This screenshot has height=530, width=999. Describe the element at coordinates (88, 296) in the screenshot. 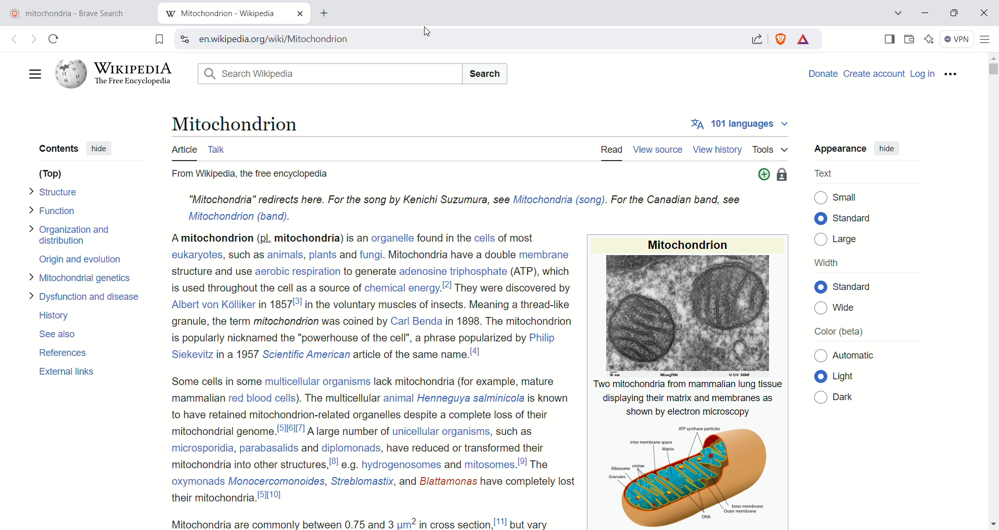

I see `> Dysfunction and disease` at that location.